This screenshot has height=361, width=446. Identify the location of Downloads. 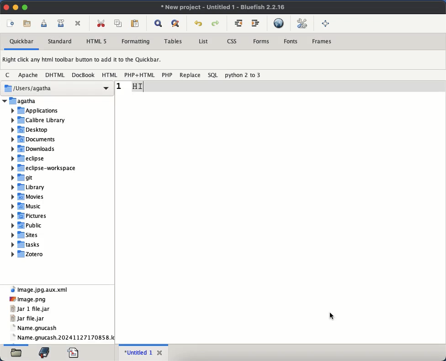
(34, 149).